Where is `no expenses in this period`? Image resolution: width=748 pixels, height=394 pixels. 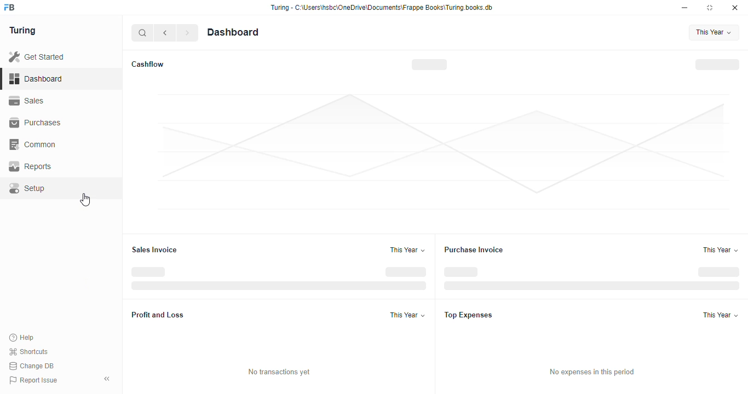
no expenses in this period is located at coordinates (592, 372).